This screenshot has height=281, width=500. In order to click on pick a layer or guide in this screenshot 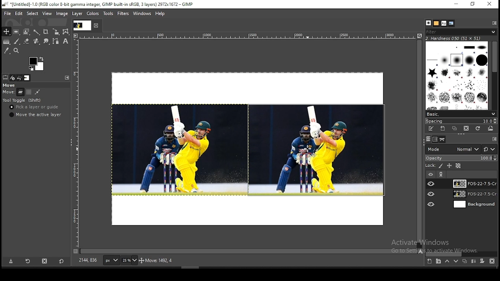, I will do `click(35, 108)`.